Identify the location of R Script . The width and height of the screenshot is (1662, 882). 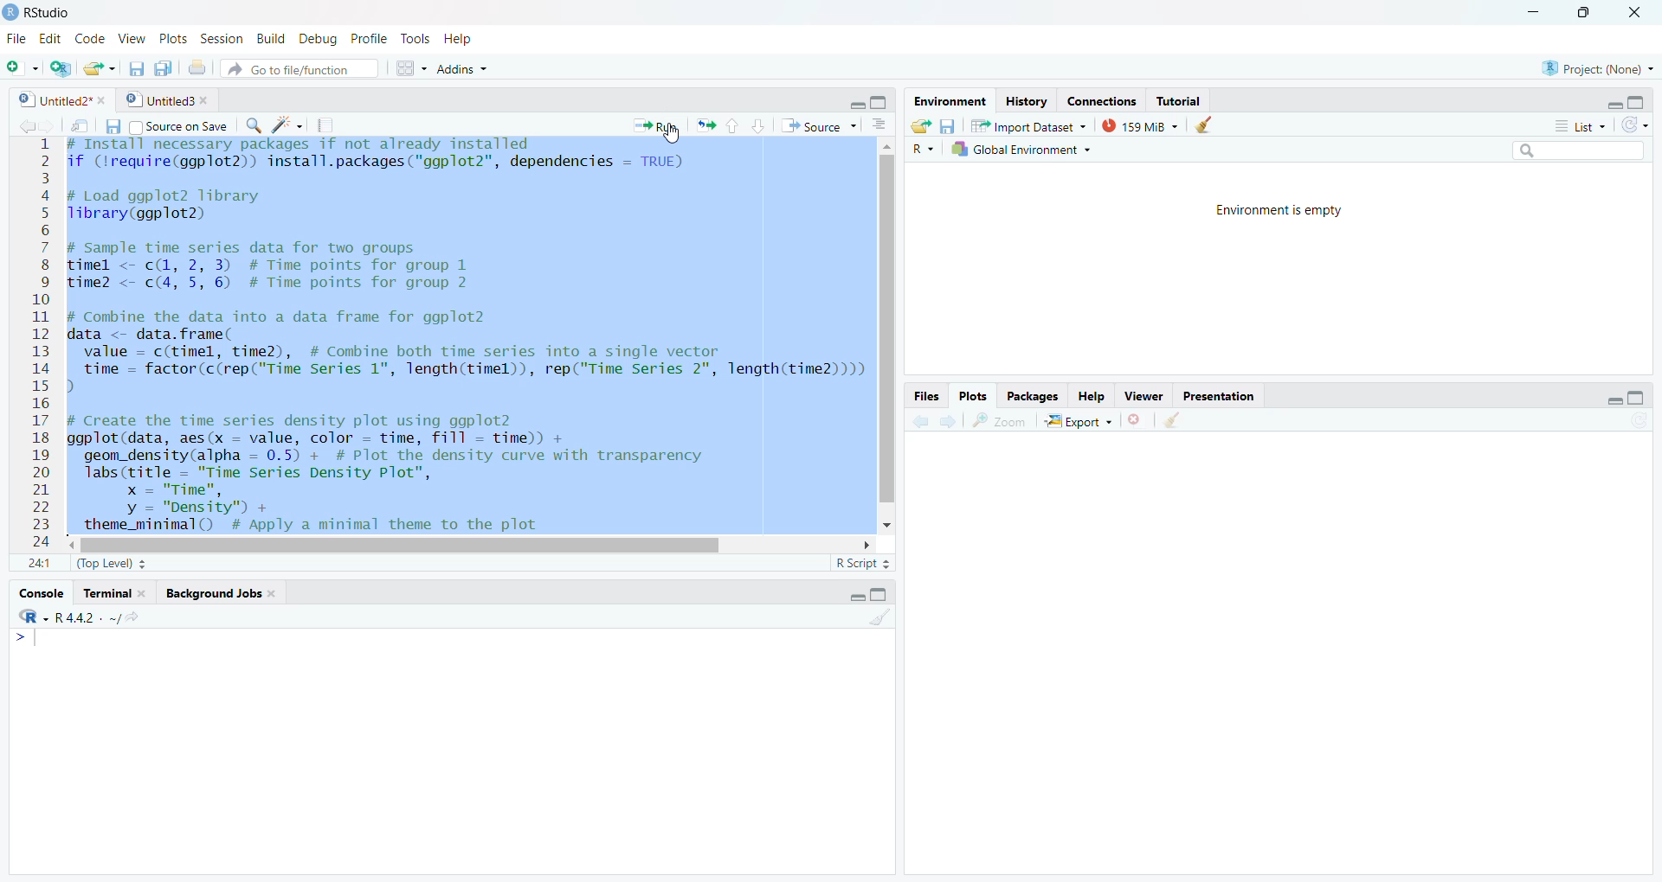
(861, 565).